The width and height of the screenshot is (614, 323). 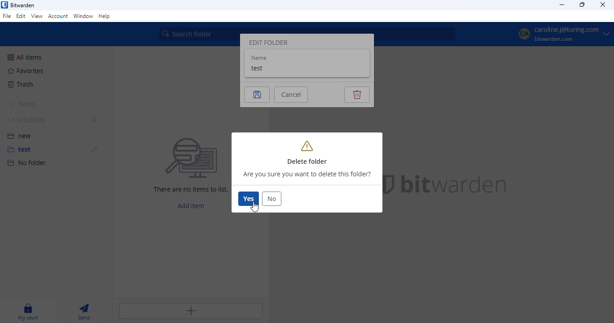 What do you see at coordinates (271, 199) in the screenshot?
I see `no` at bounding box center [271, 199].